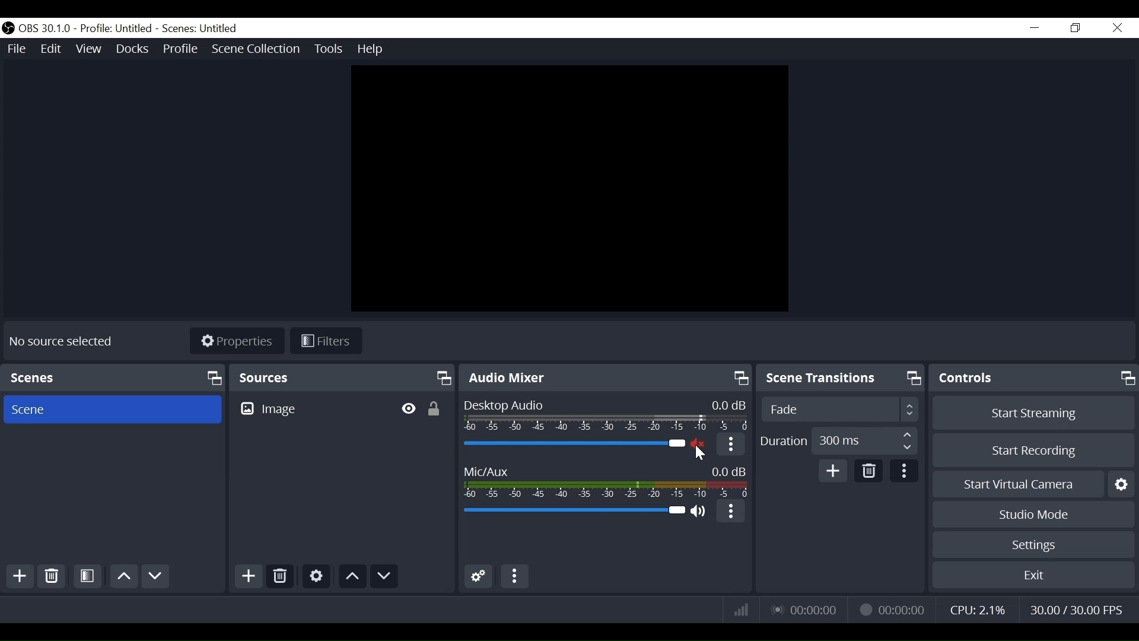 The height and width of the screenshot is (641, 1139). I want to click on Desktop Audio Slider, so click(572, 443).